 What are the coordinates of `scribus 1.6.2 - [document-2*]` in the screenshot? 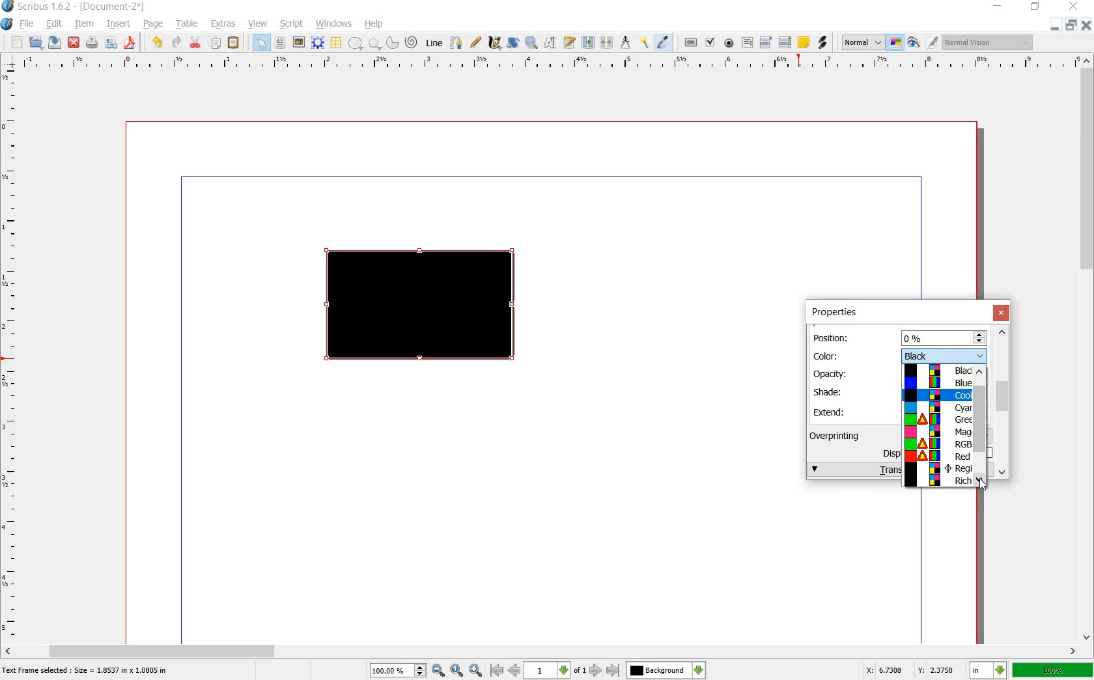 It's located at (86, 7).